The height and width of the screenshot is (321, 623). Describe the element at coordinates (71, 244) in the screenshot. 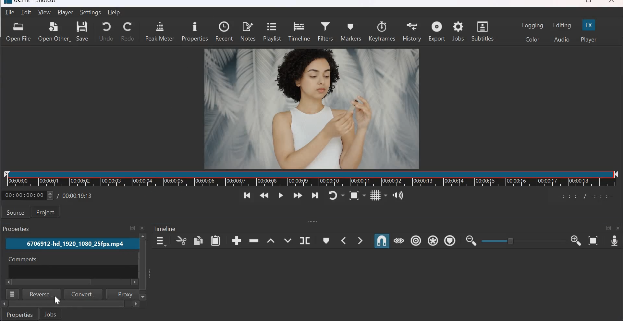

I see `mp4 file` at that location.